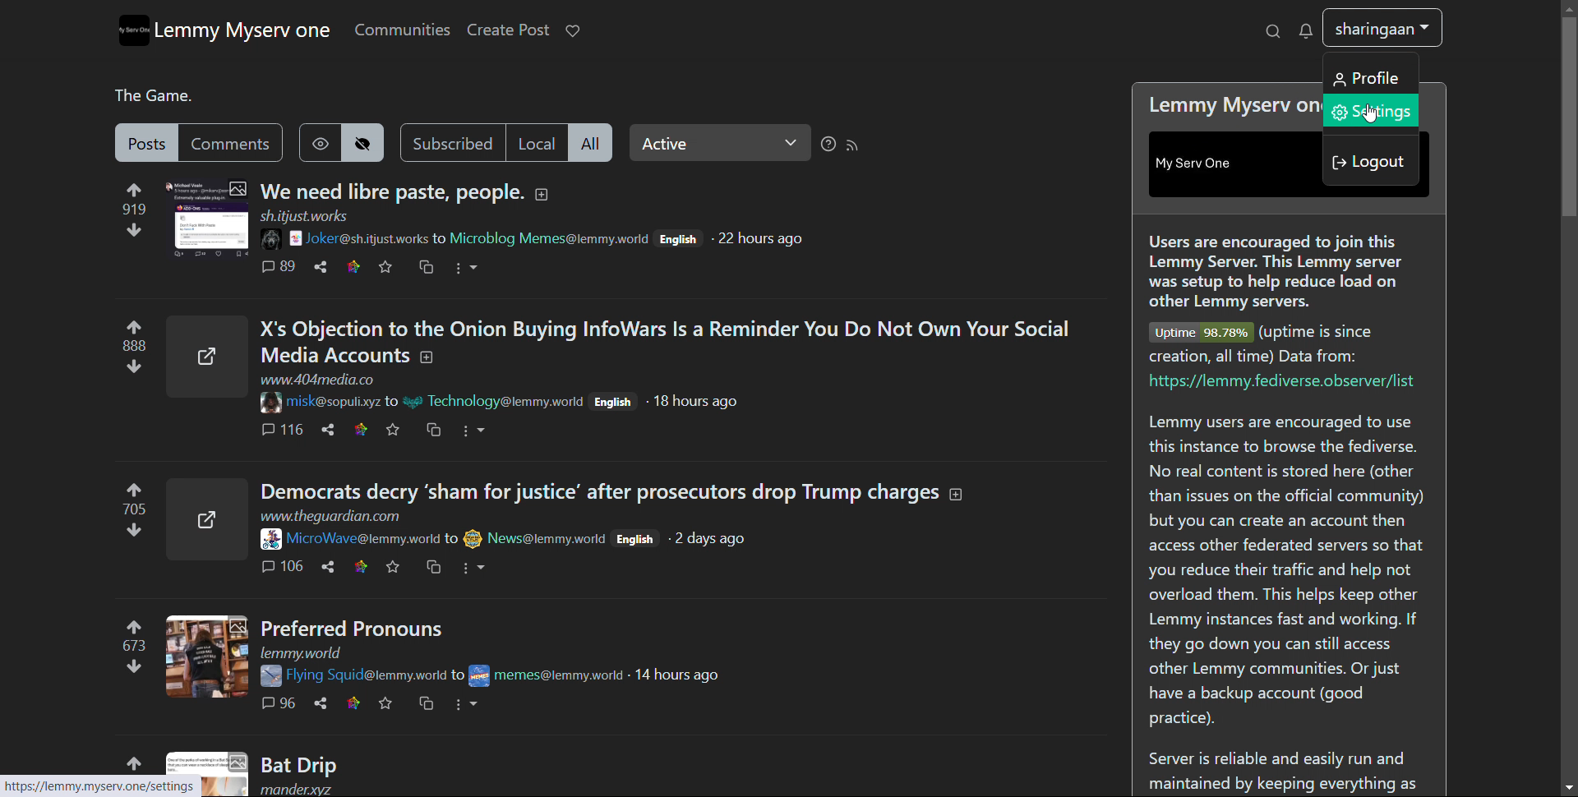 This screenshot has width=1578, height=797. What do you see at coordinates (134, 531) in the screenshot?
I see ` downvotes` at bounding box center [134, 531].